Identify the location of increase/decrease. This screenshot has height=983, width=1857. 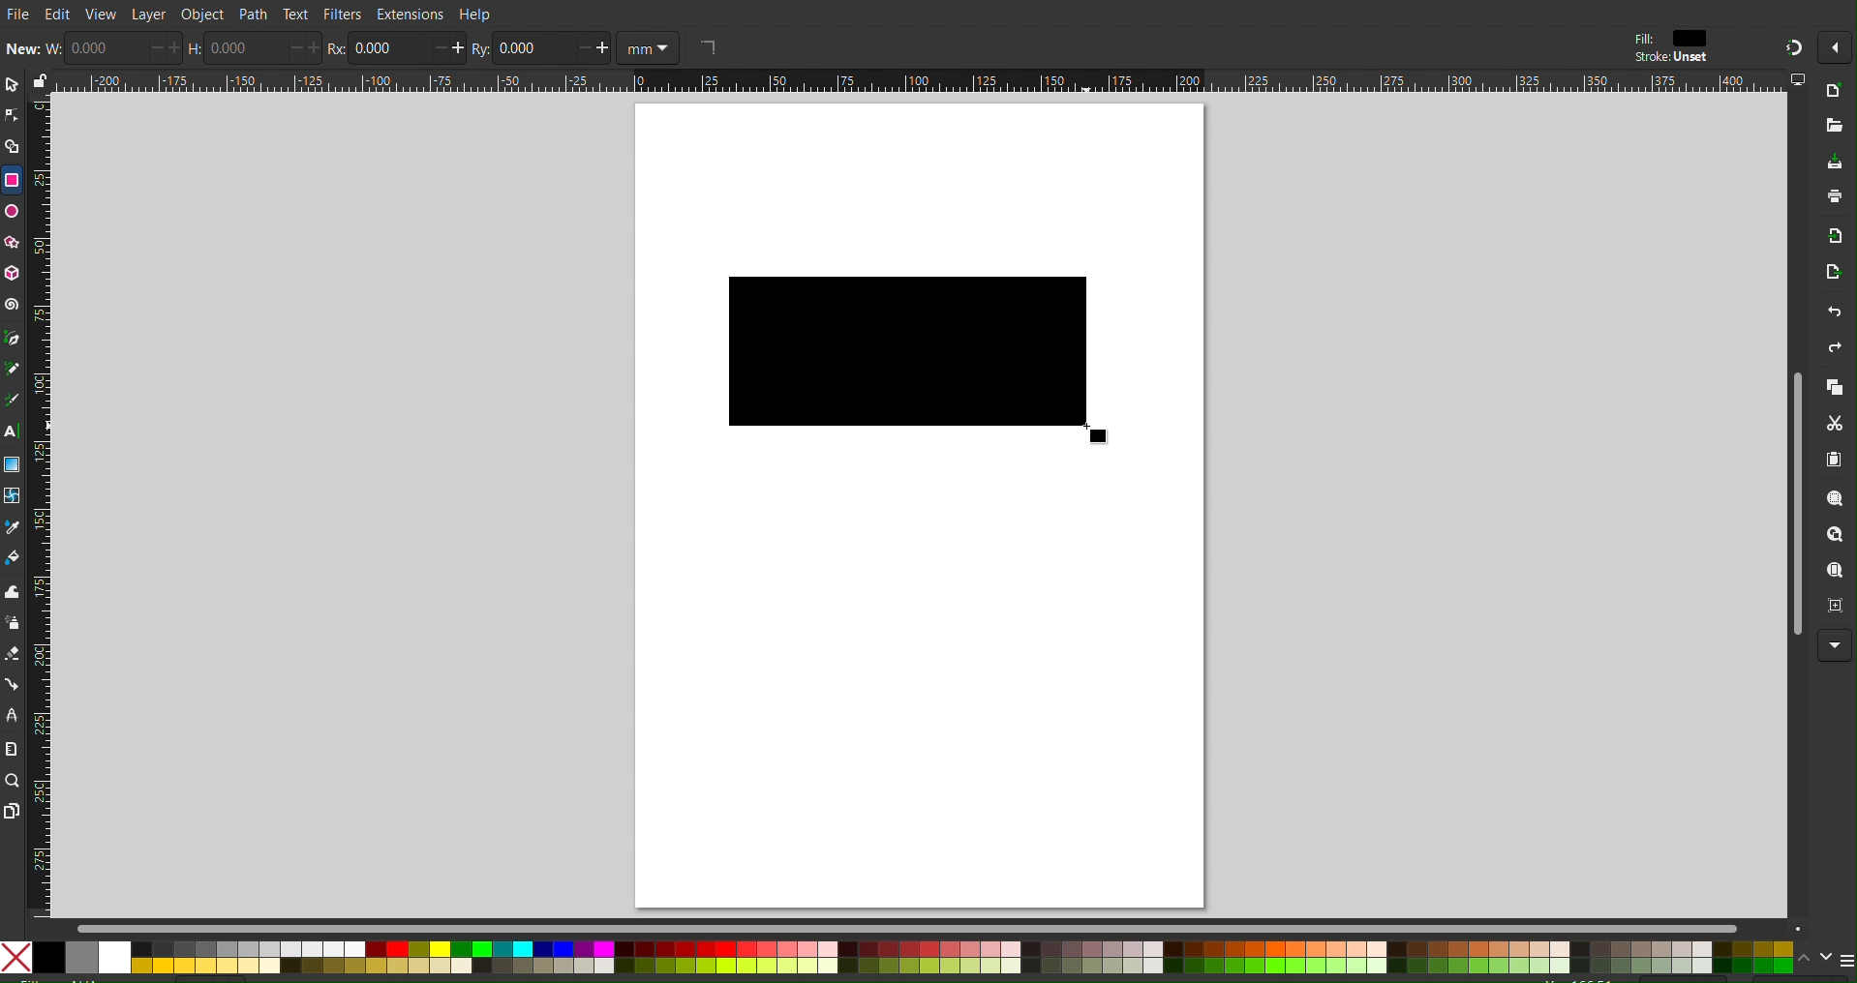
(450, 47).